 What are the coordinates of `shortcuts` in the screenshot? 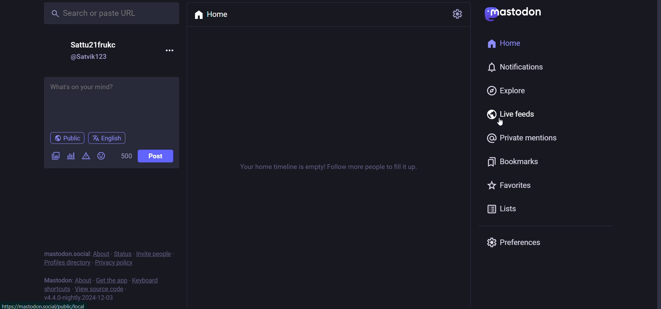 It's located at (56, 288).